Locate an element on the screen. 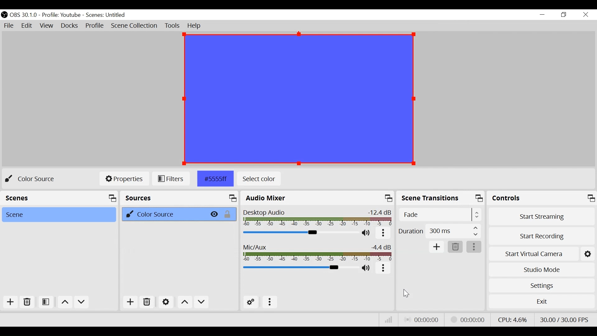  Select Scene Transition is located at coordinates (441, 215).